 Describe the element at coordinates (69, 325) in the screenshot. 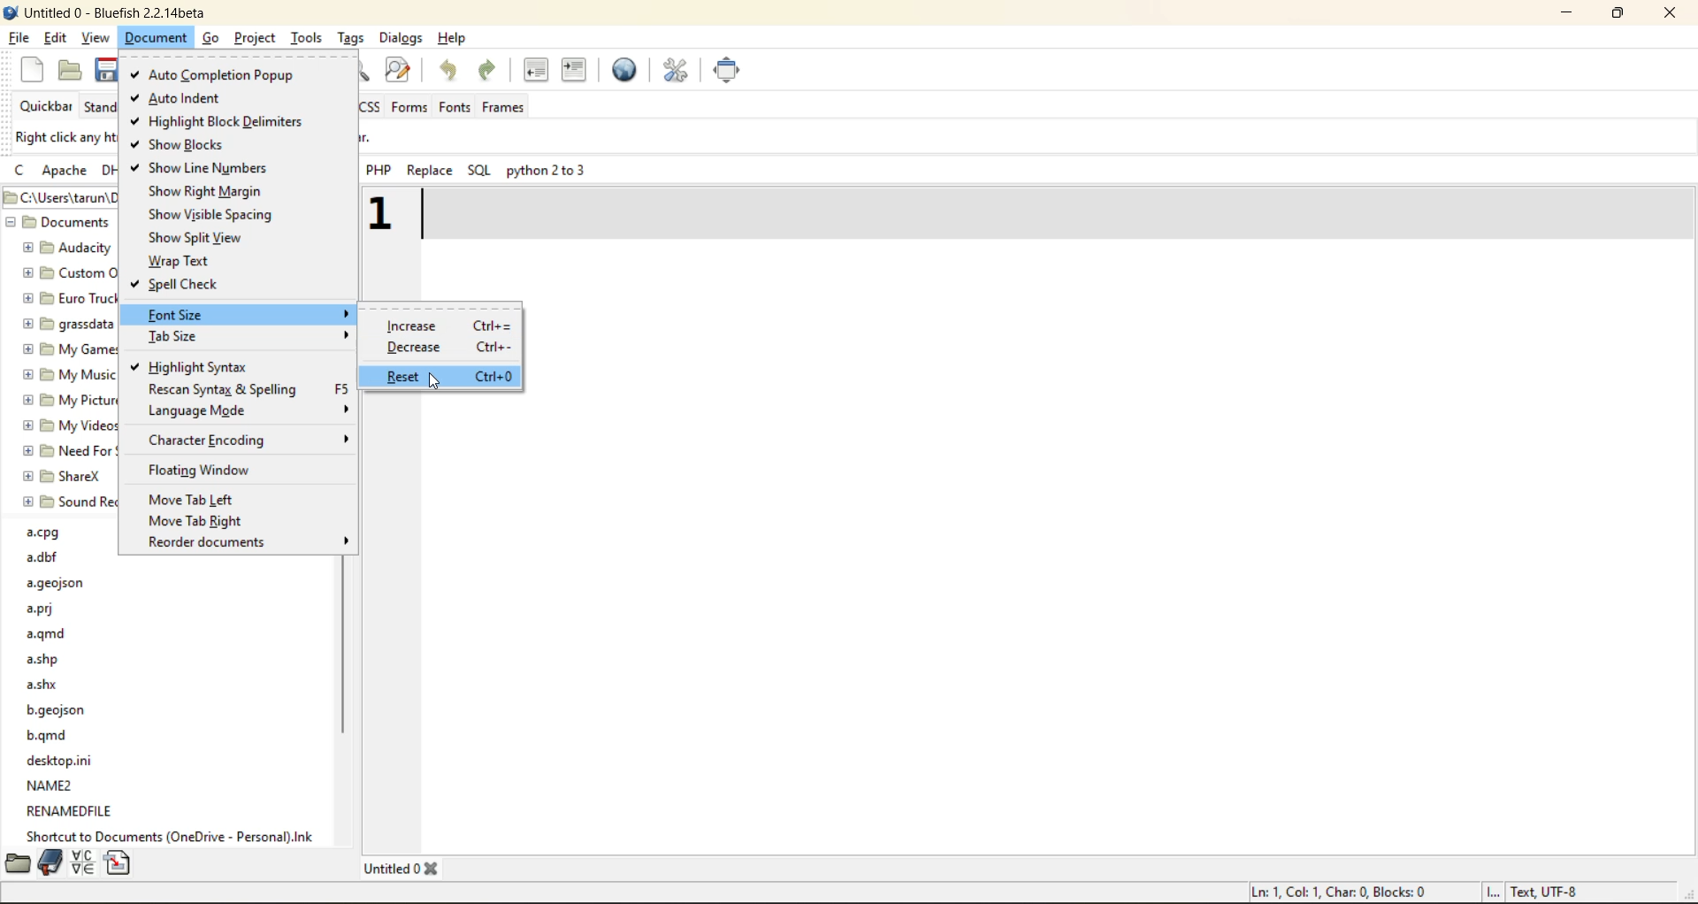

I see `grasssdata` at that location.